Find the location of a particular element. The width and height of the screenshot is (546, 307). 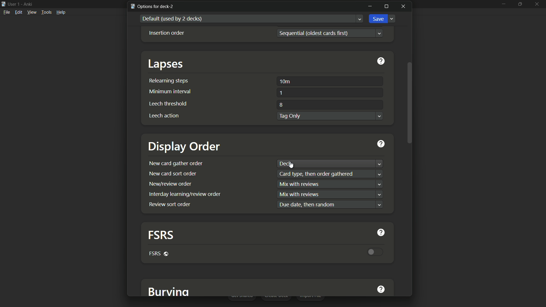

get help is located at coordinates (381, 62).